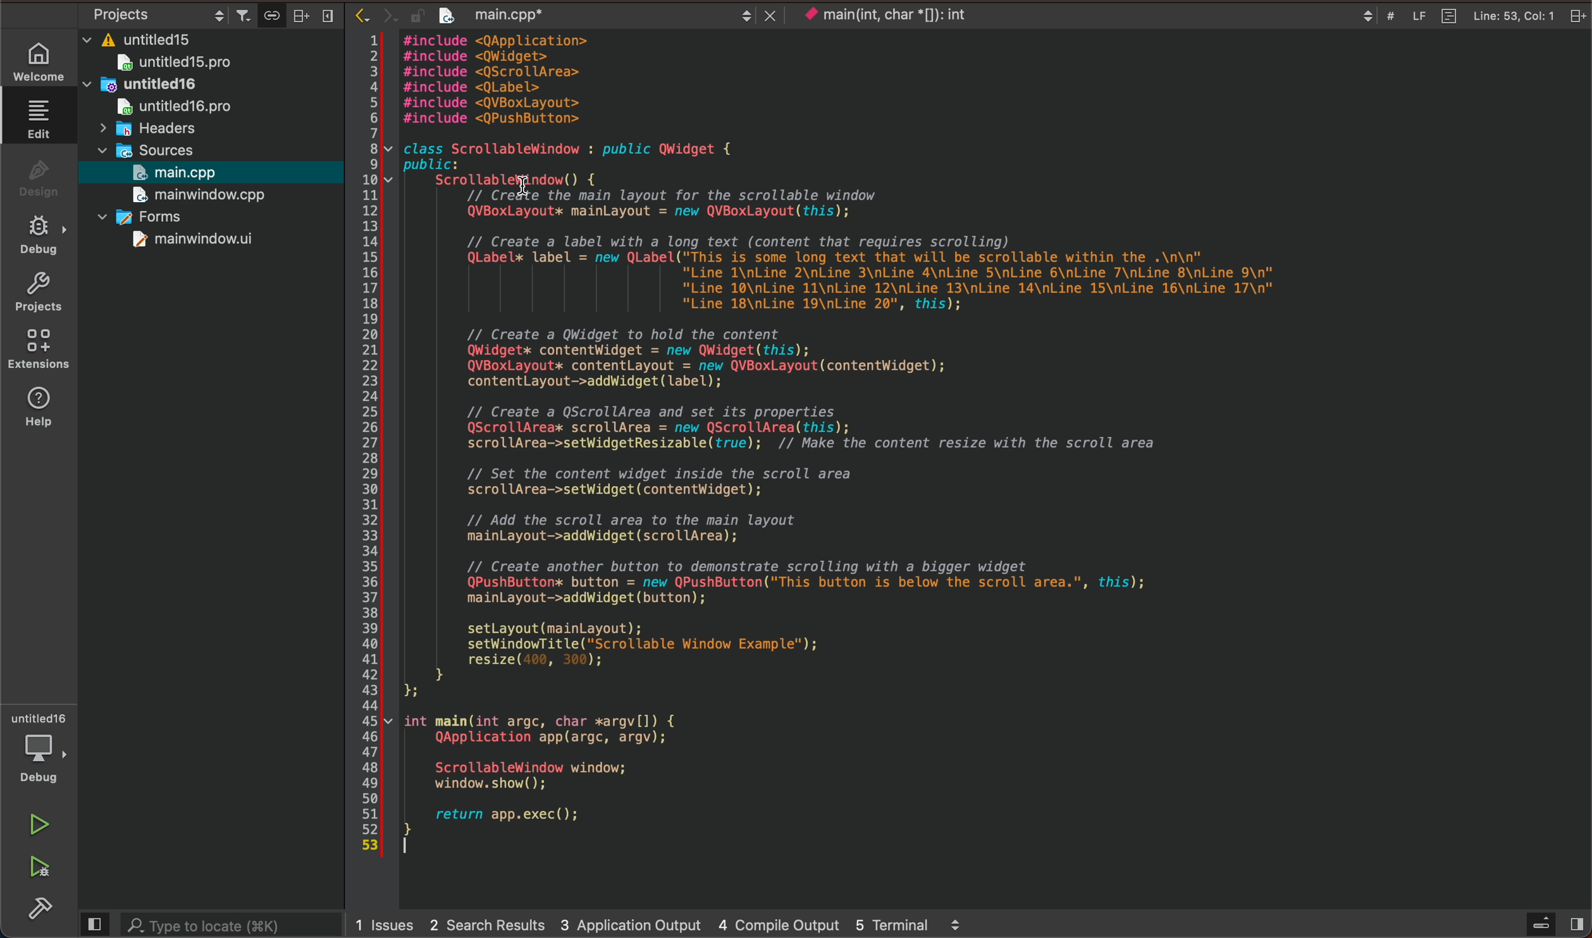  What do you see at coordinates (194, 196) in the screenshot?
I see `mainwindow.cpp` at bounding box center [194, 196].